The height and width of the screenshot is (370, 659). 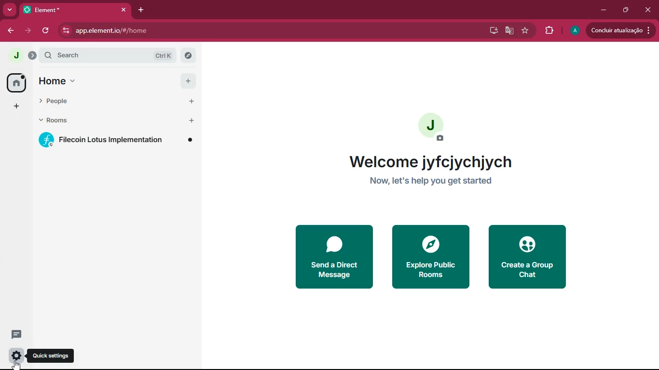 What do you see at coordinates (603, 10) in the screenshot?
I see `minimize` at bounding box center [603, 10].